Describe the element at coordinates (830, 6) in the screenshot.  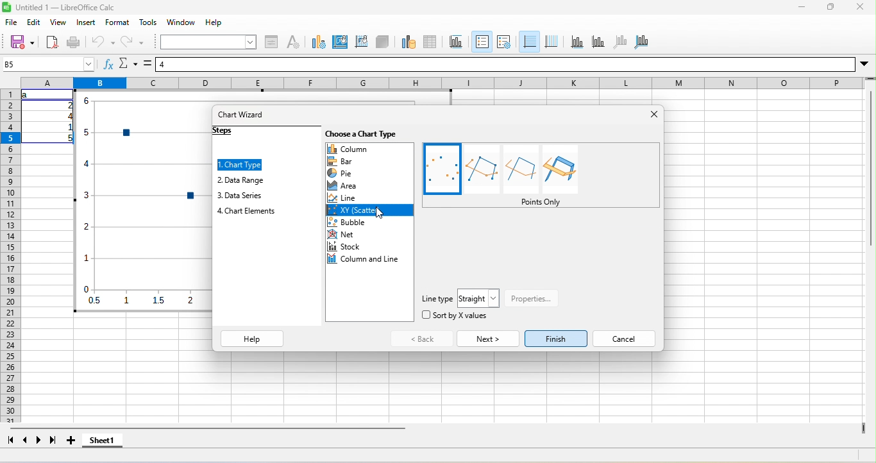
I see `maximize` at that location.